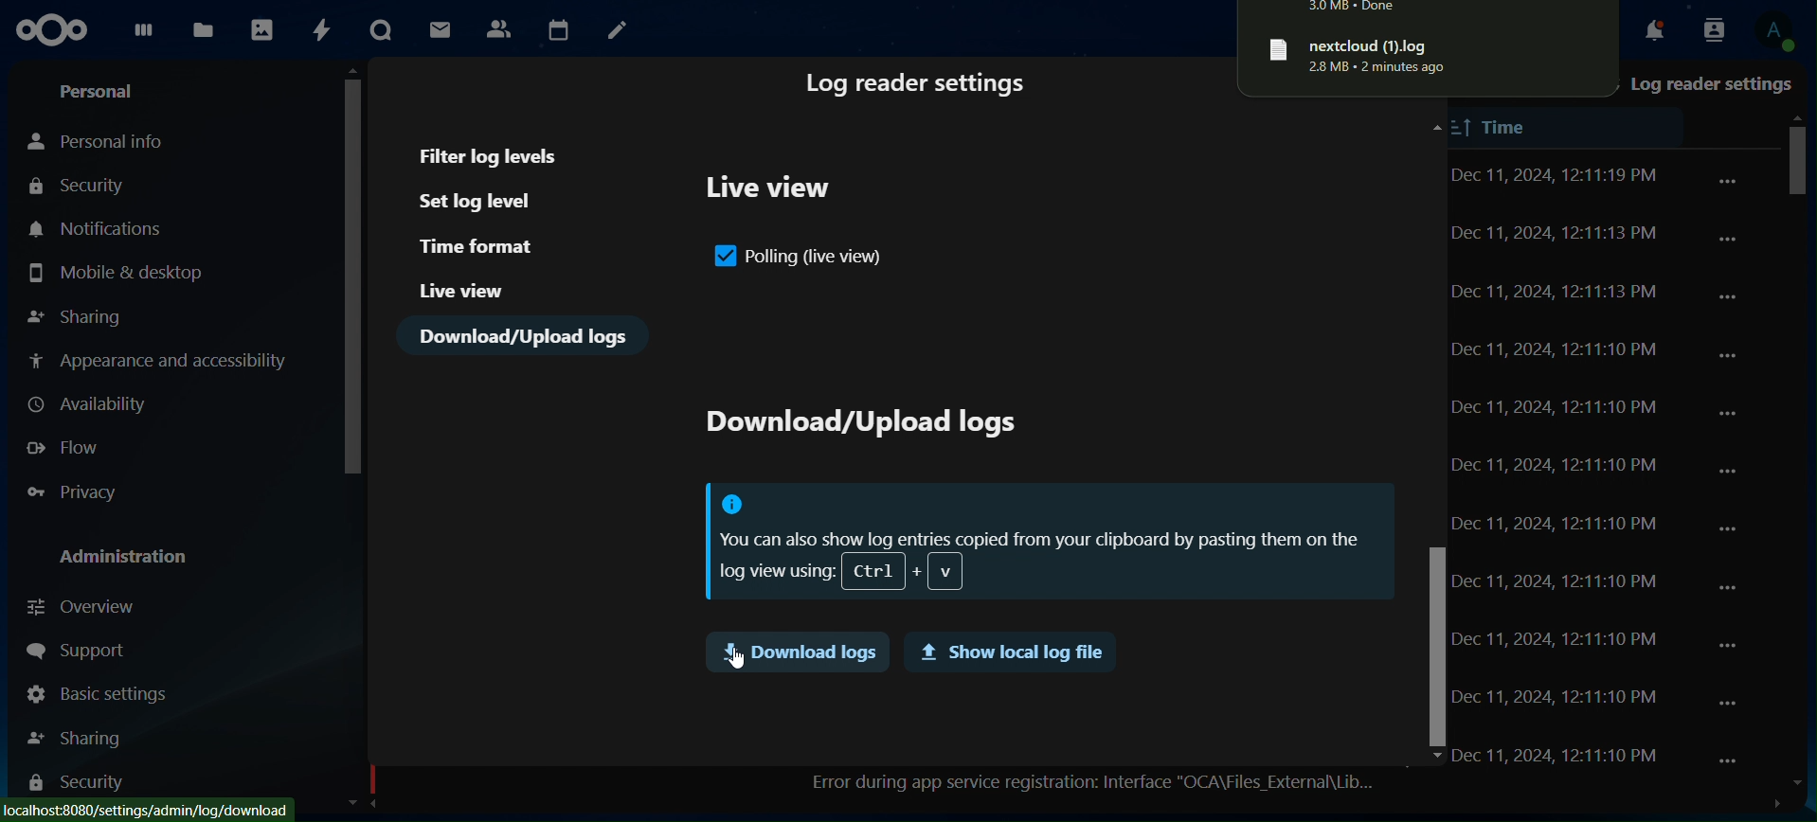 Image resolution: width=1817 pixels, height=822 pixels. Describe the element at coordinates (492, 155) in the screenshot. I see `filter log levels` at that location.